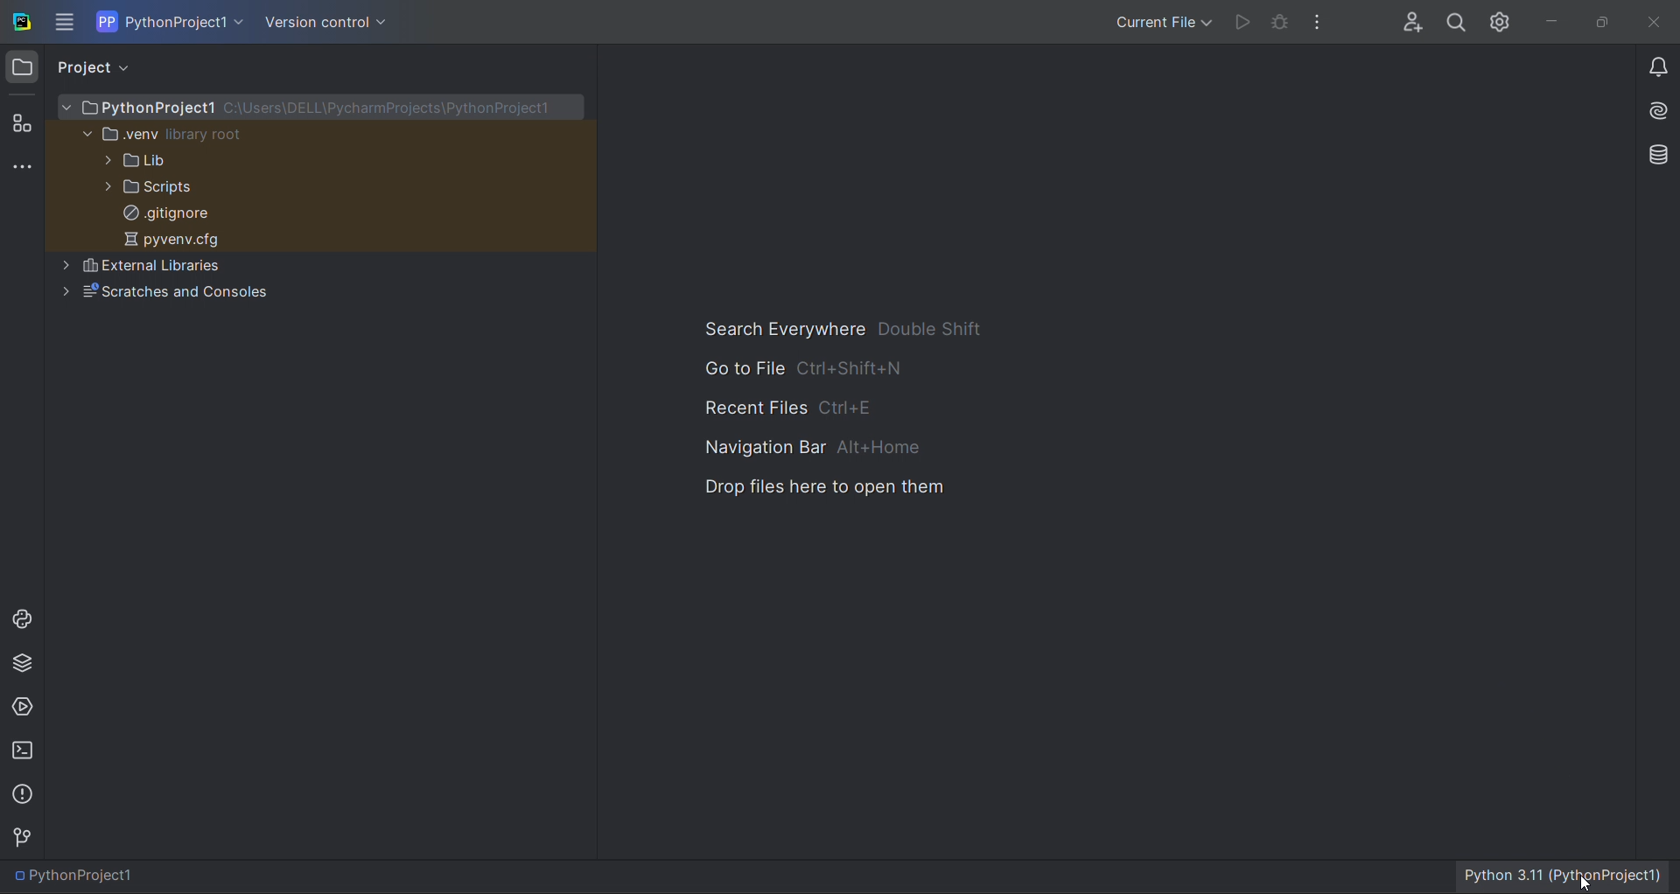 The width and height of the screenshot is (1680, 894). I want to click on cursor, so click(1585, 878).